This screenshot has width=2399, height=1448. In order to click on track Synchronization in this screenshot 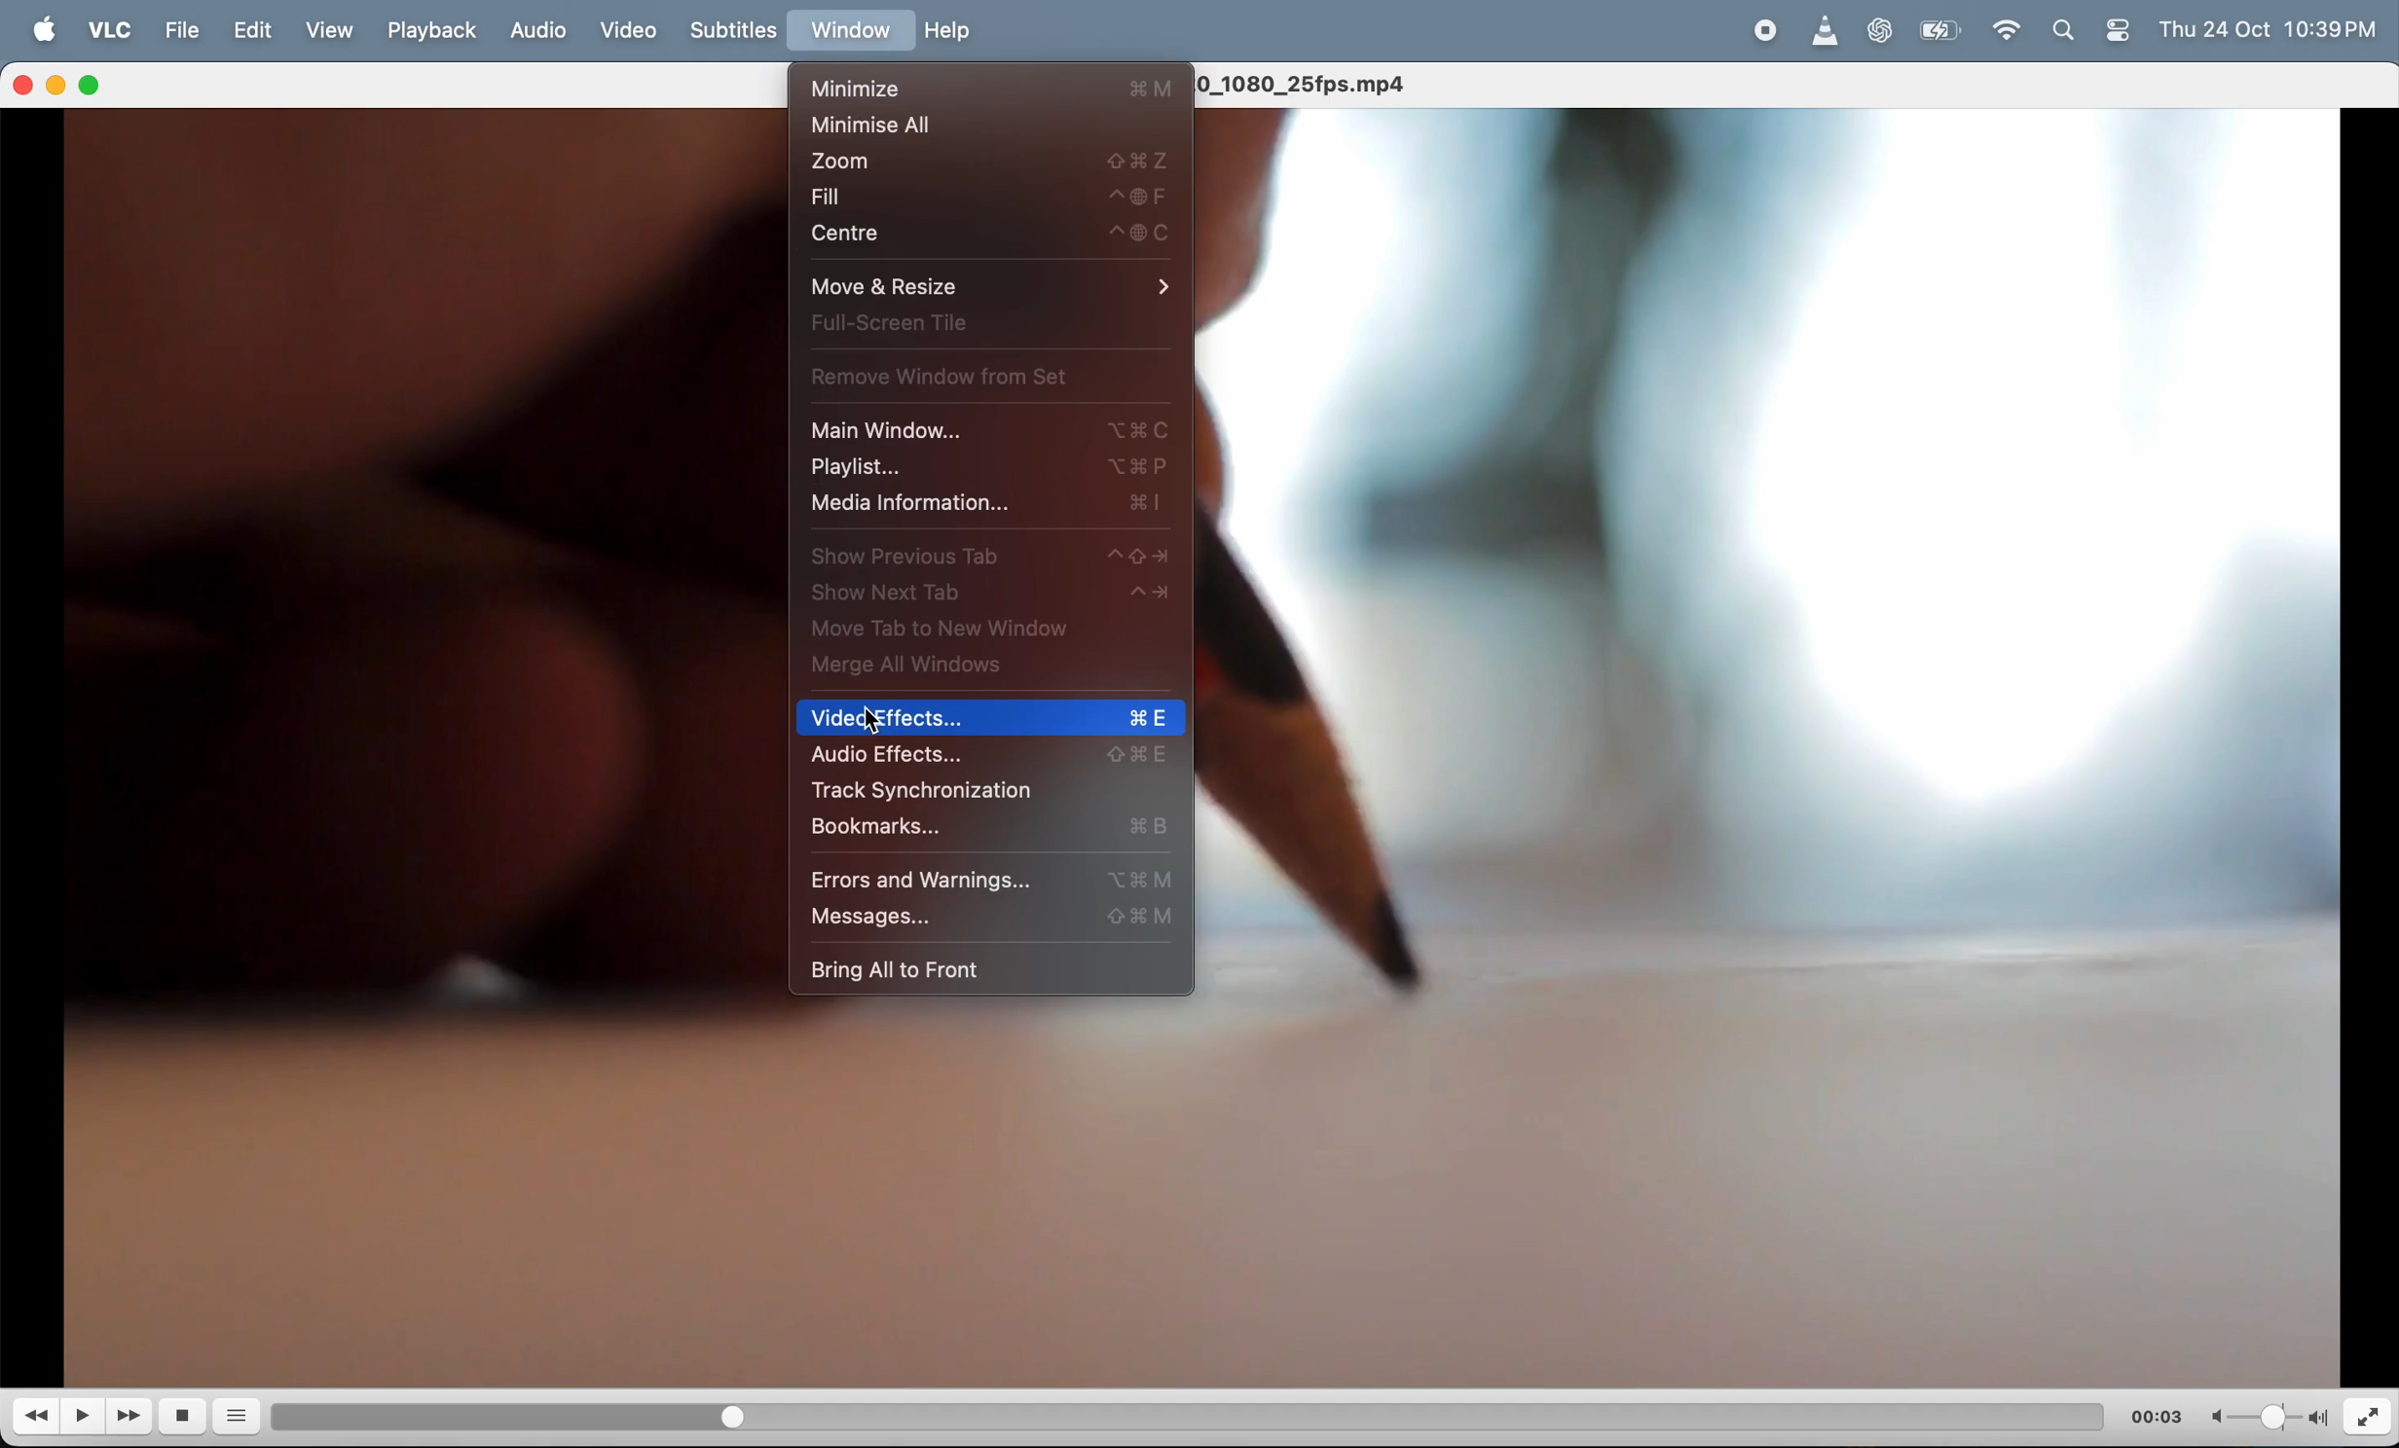, I will do `click(984, 791)`.